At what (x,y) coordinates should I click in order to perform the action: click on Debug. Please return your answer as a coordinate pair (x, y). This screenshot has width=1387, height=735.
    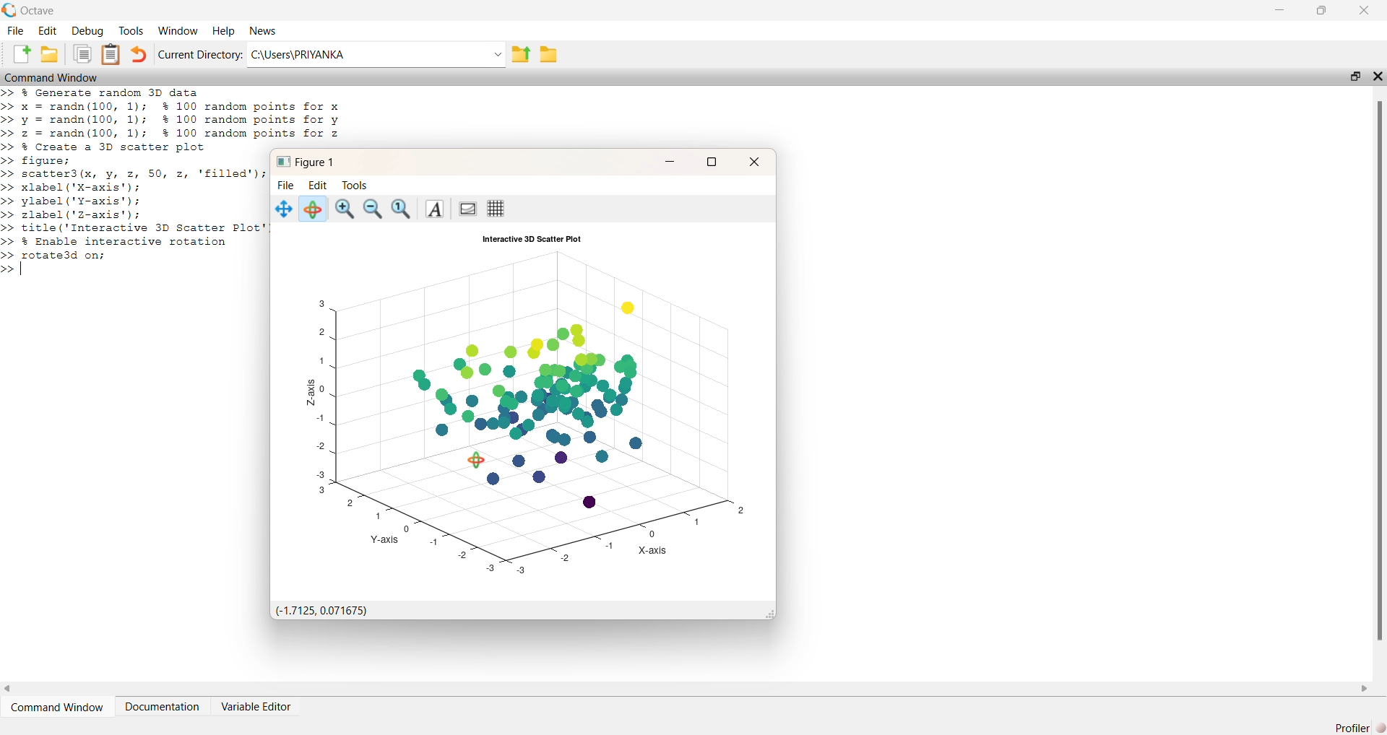
    Looking at the image, I should click on (88, 31).